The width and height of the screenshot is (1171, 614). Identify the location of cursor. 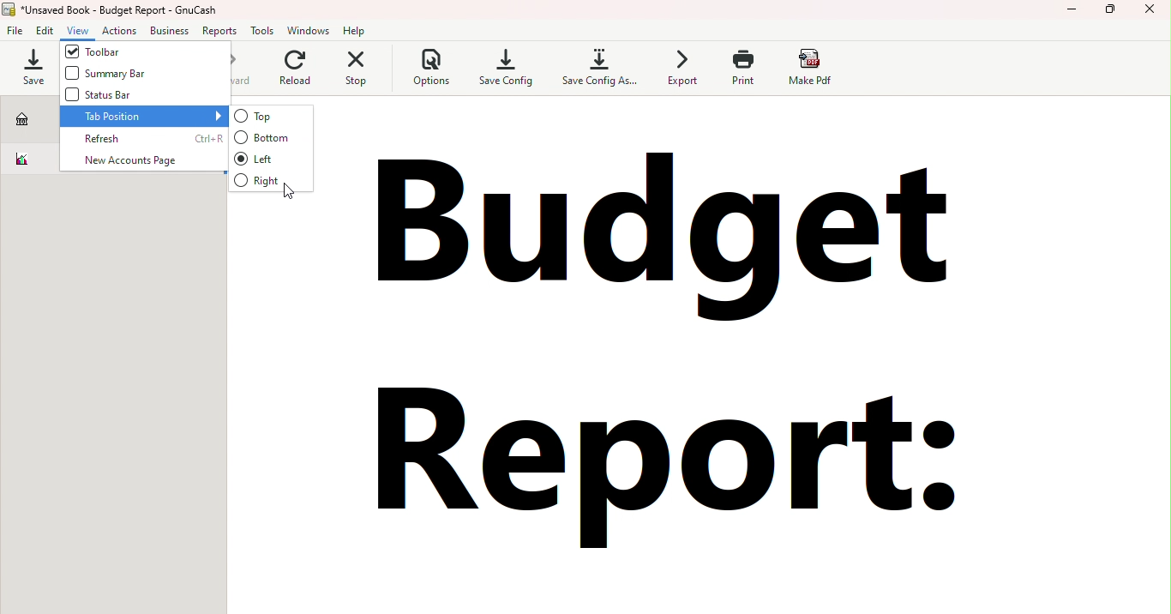
(285, 192).